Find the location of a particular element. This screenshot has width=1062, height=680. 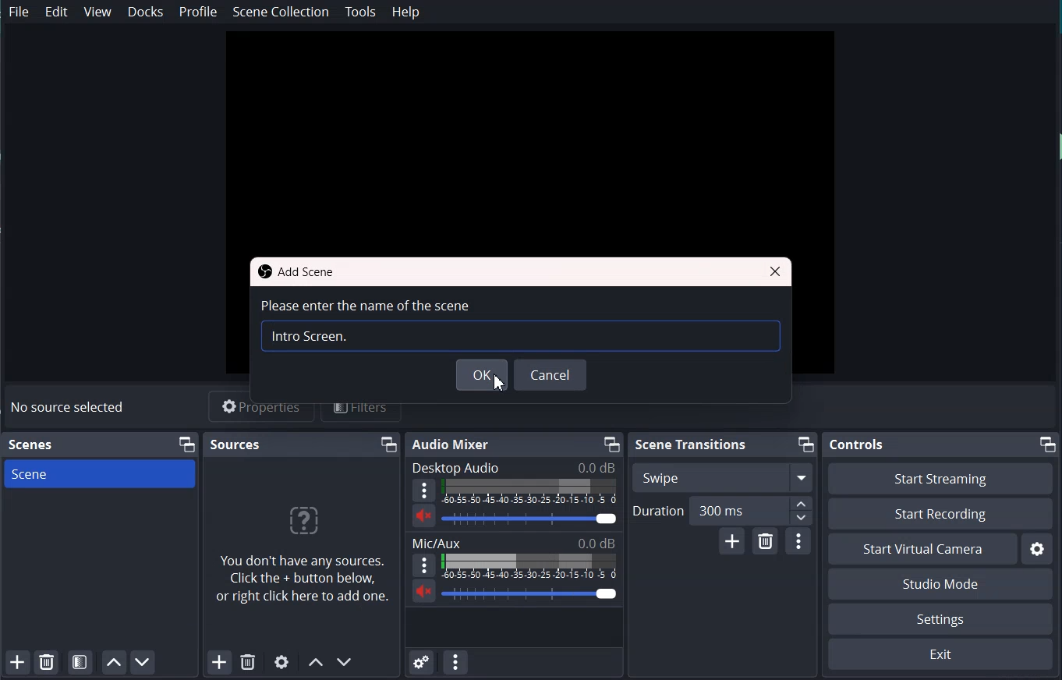

Edit is located at coordinates (58, 12).